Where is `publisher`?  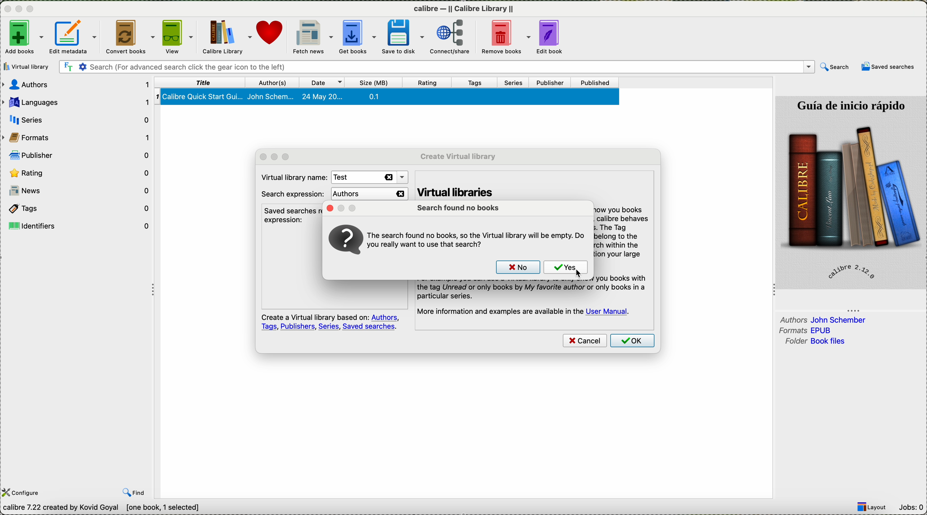 publisher is located at coordinates (551, 82).